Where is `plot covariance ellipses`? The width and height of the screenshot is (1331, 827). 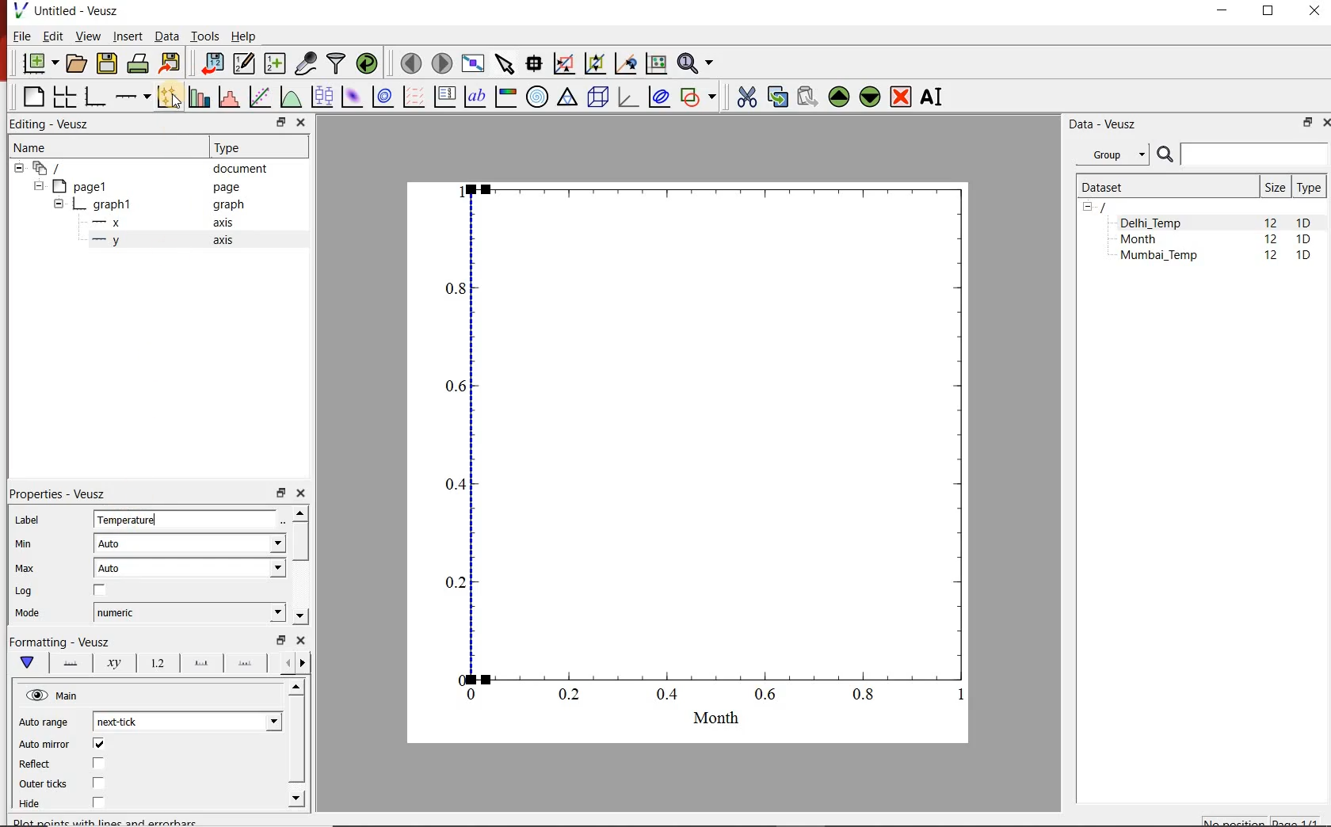
plot covariance ellipses is located at coordinates (659, 97).